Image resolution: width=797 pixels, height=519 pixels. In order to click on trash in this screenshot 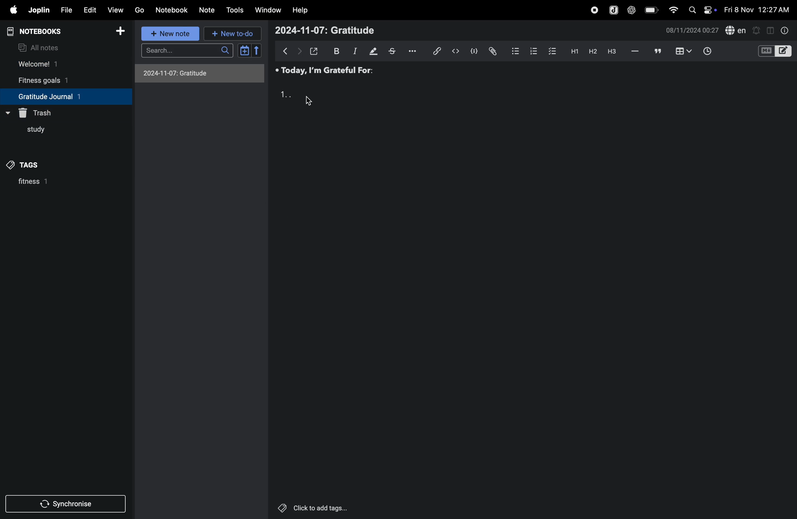, I will do `click(40, 112)`.